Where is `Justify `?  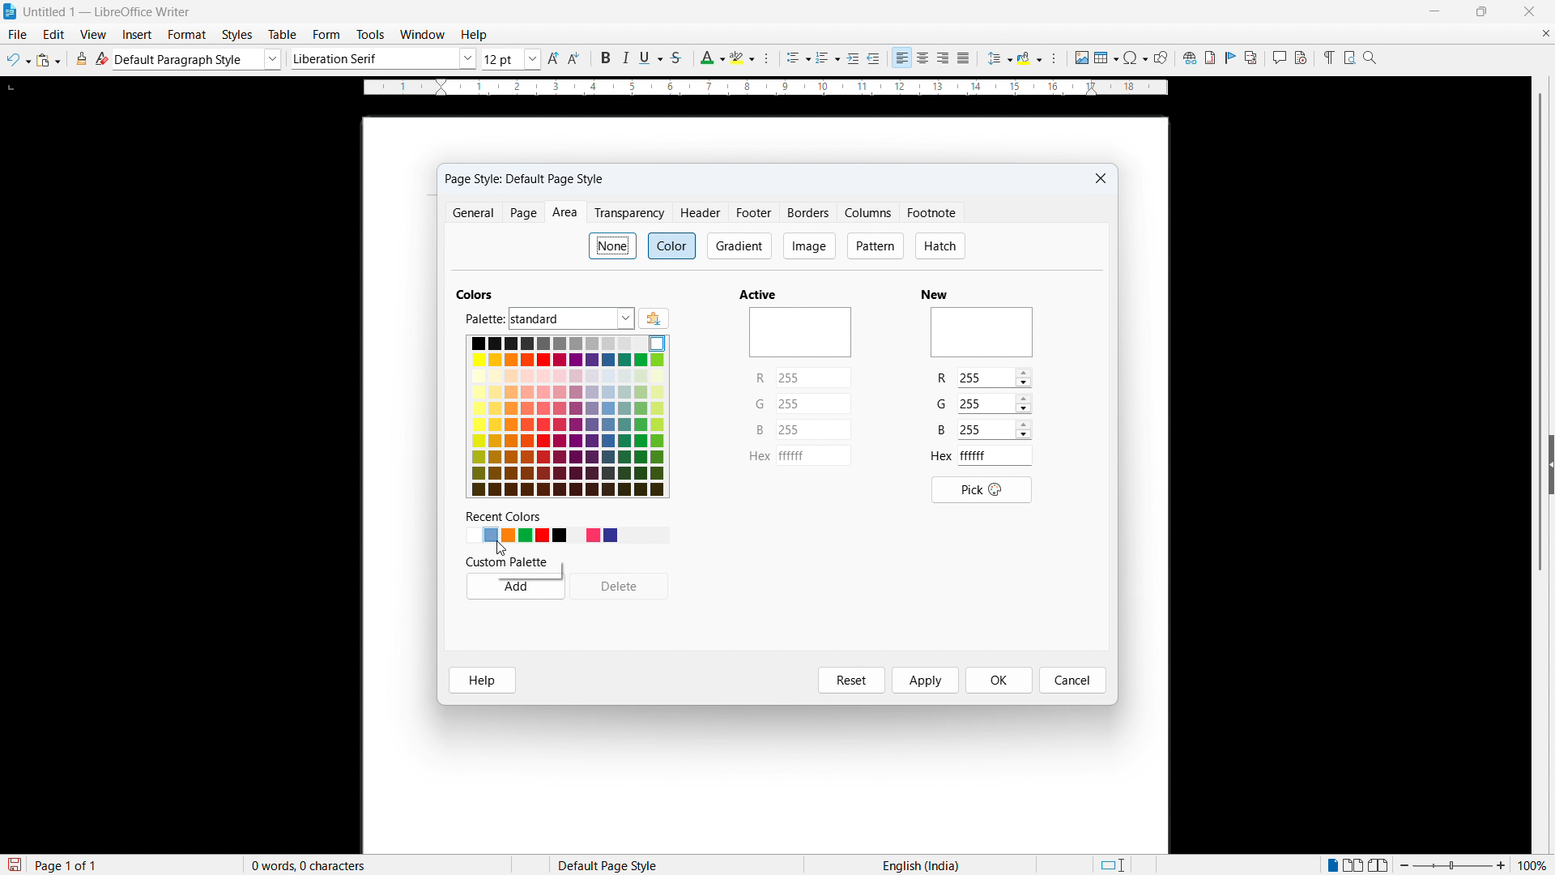 Justify  is located at coordinates (963, 58).